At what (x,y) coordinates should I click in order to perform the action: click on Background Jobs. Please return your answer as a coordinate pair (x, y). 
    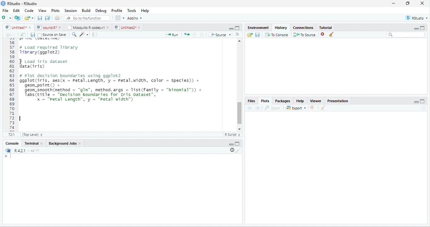
    Looking at the image, I should click on (62, 143).